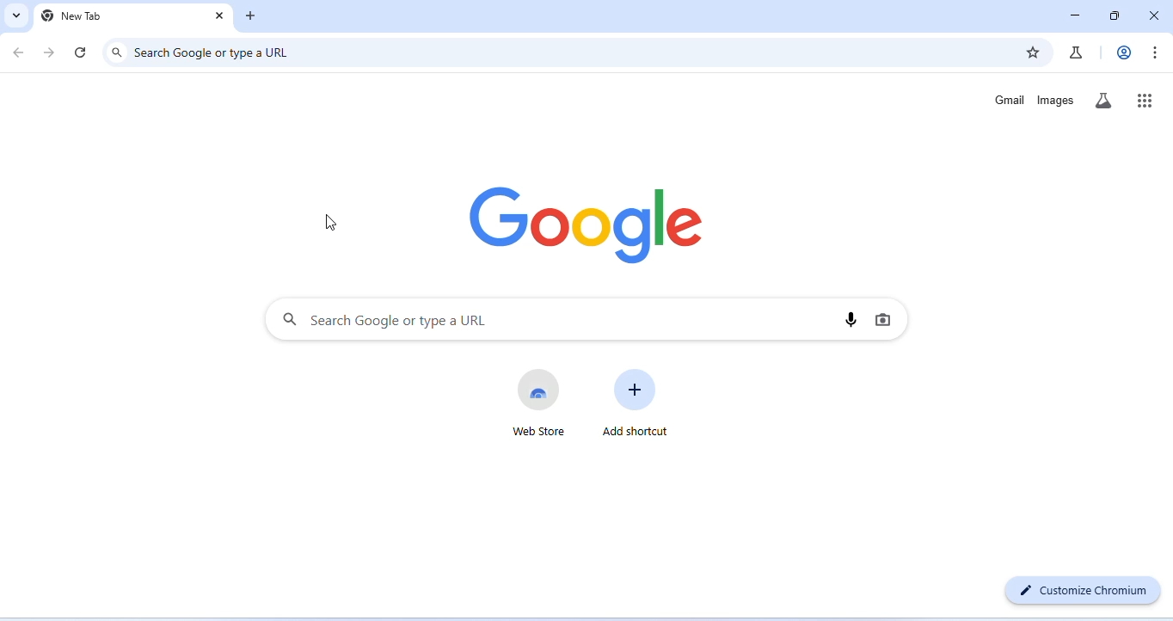  Describe the element at coordinates (1033, 52) in the screenshot. I see `bookmark` at that location.